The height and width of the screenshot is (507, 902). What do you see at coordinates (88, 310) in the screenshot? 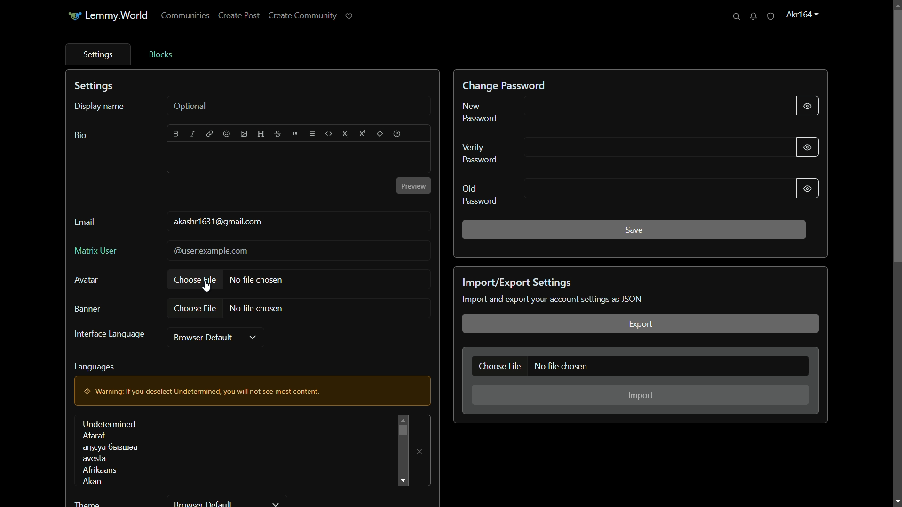
I see `banner` at bounding box center [88, 310].